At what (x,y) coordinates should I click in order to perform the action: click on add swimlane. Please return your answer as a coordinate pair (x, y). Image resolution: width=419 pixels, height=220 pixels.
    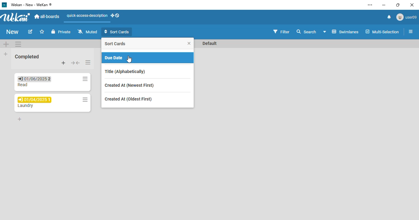
    Looking at the image, I should click on (6, 44).